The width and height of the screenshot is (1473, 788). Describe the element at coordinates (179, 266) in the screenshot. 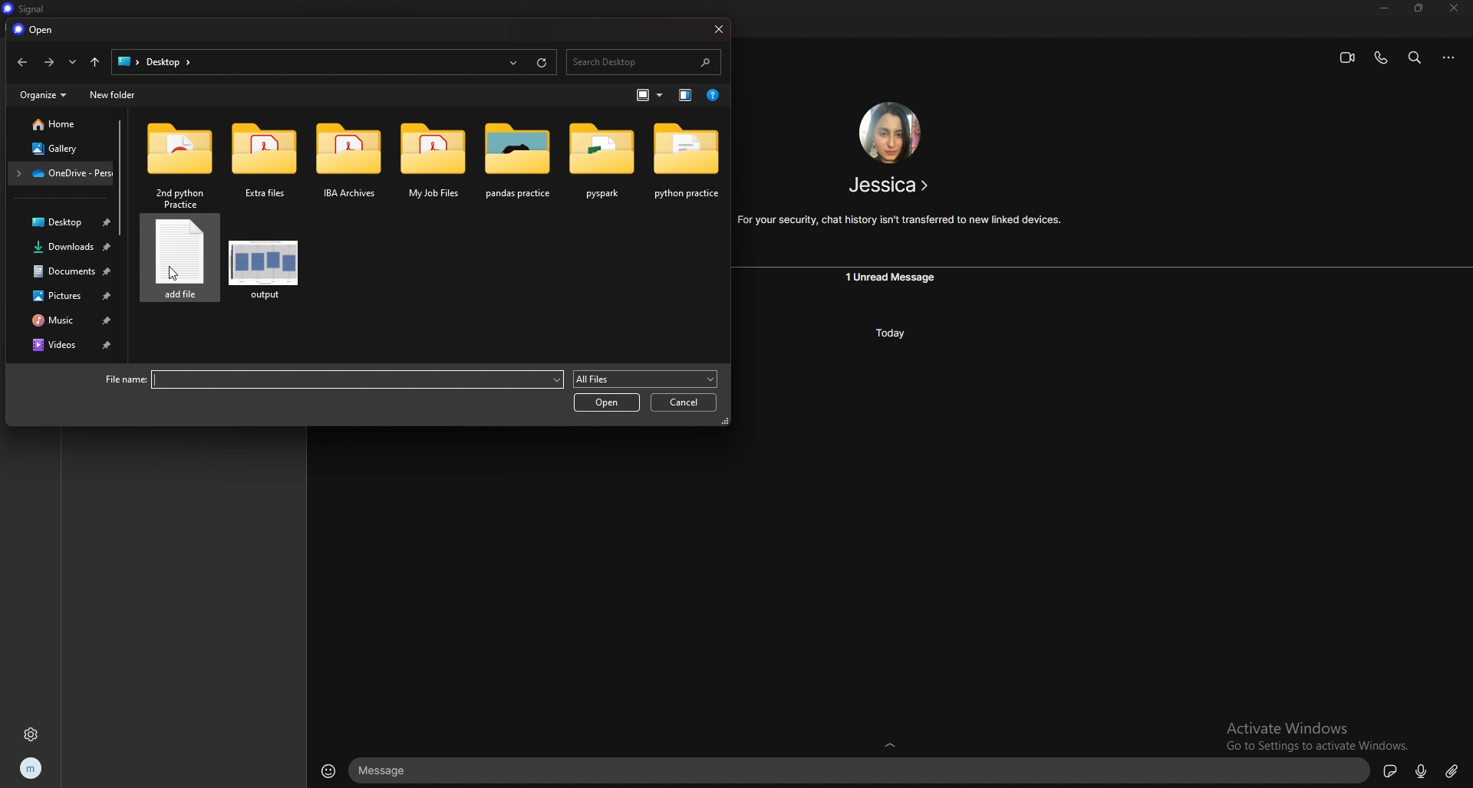

I see `file` at that location.